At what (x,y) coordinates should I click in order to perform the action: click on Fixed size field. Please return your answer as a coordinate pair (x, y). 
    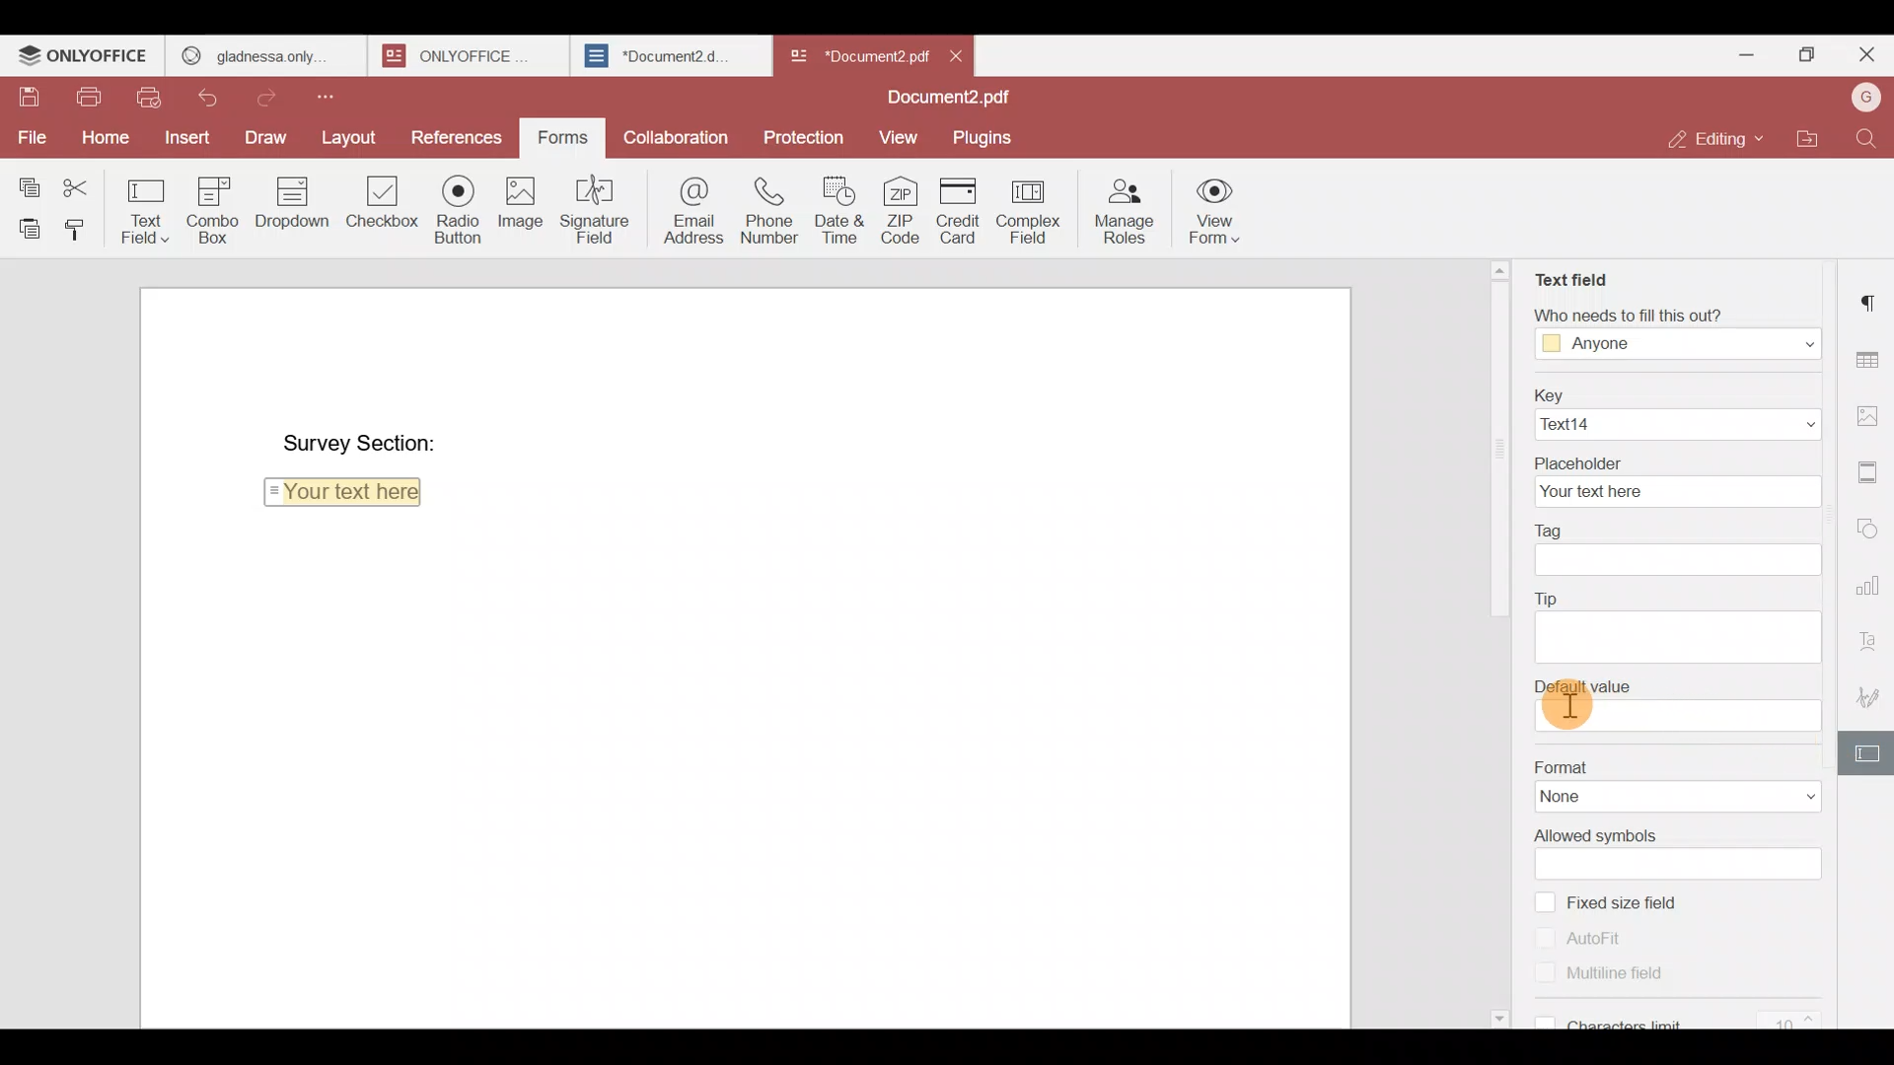
    Looking at the image, I should click on (1633, 903).